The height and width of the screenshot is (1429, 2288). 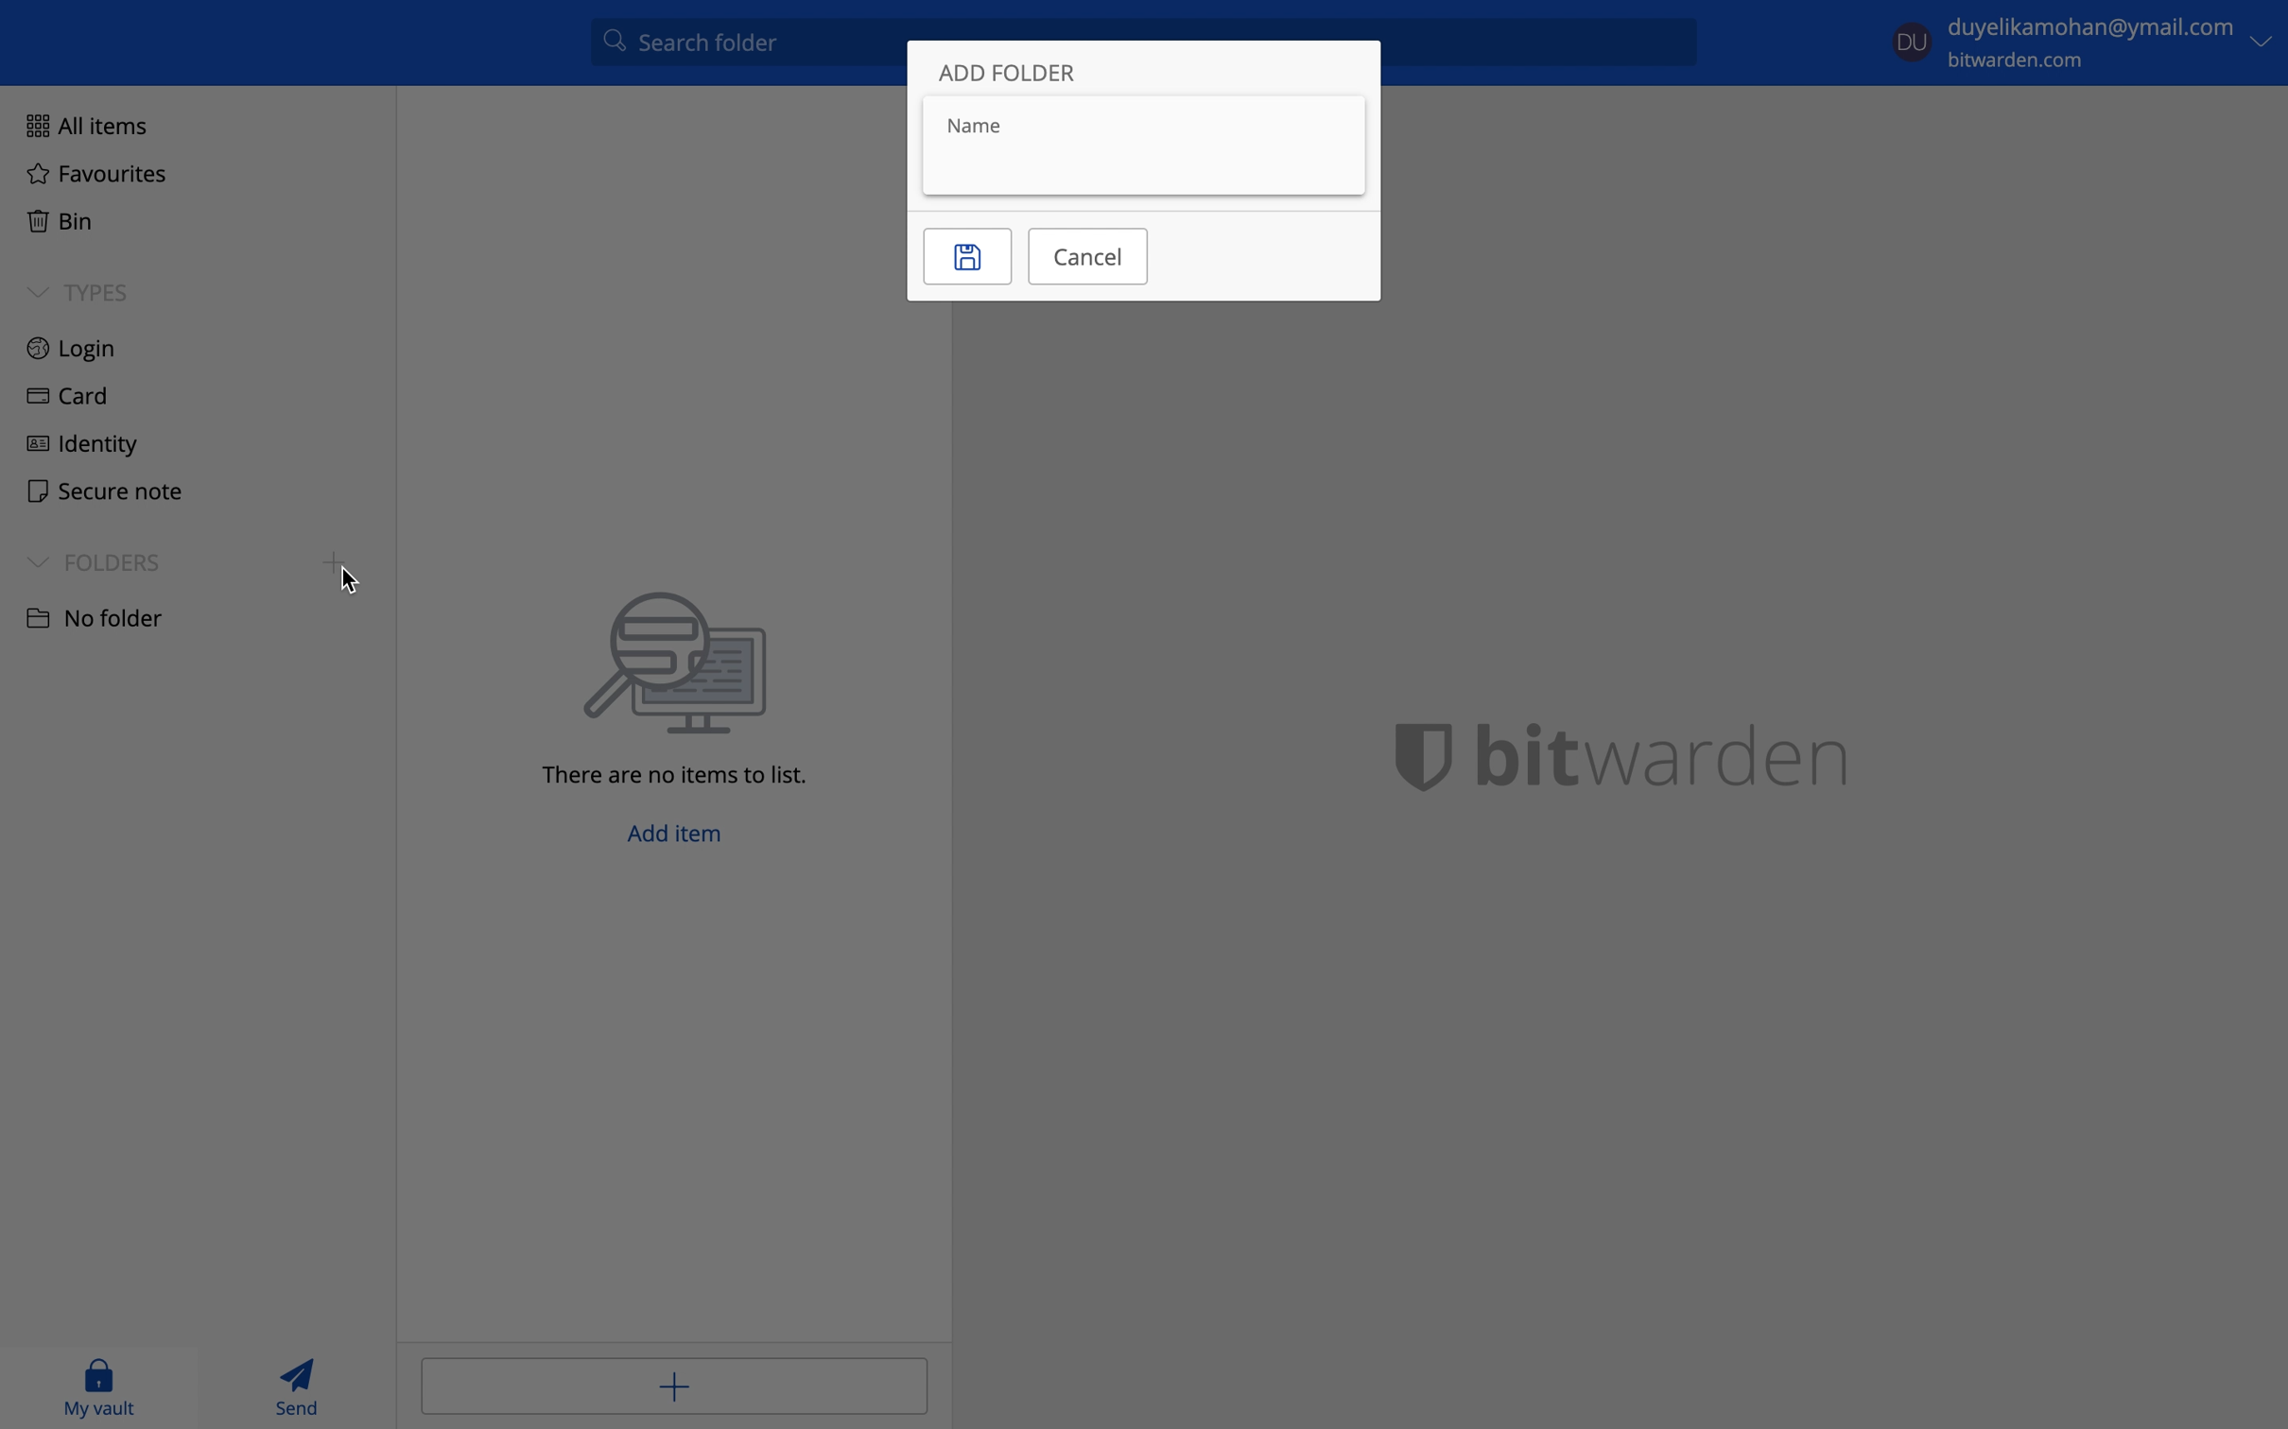 I want to click on types, so click(x=78, y=292).